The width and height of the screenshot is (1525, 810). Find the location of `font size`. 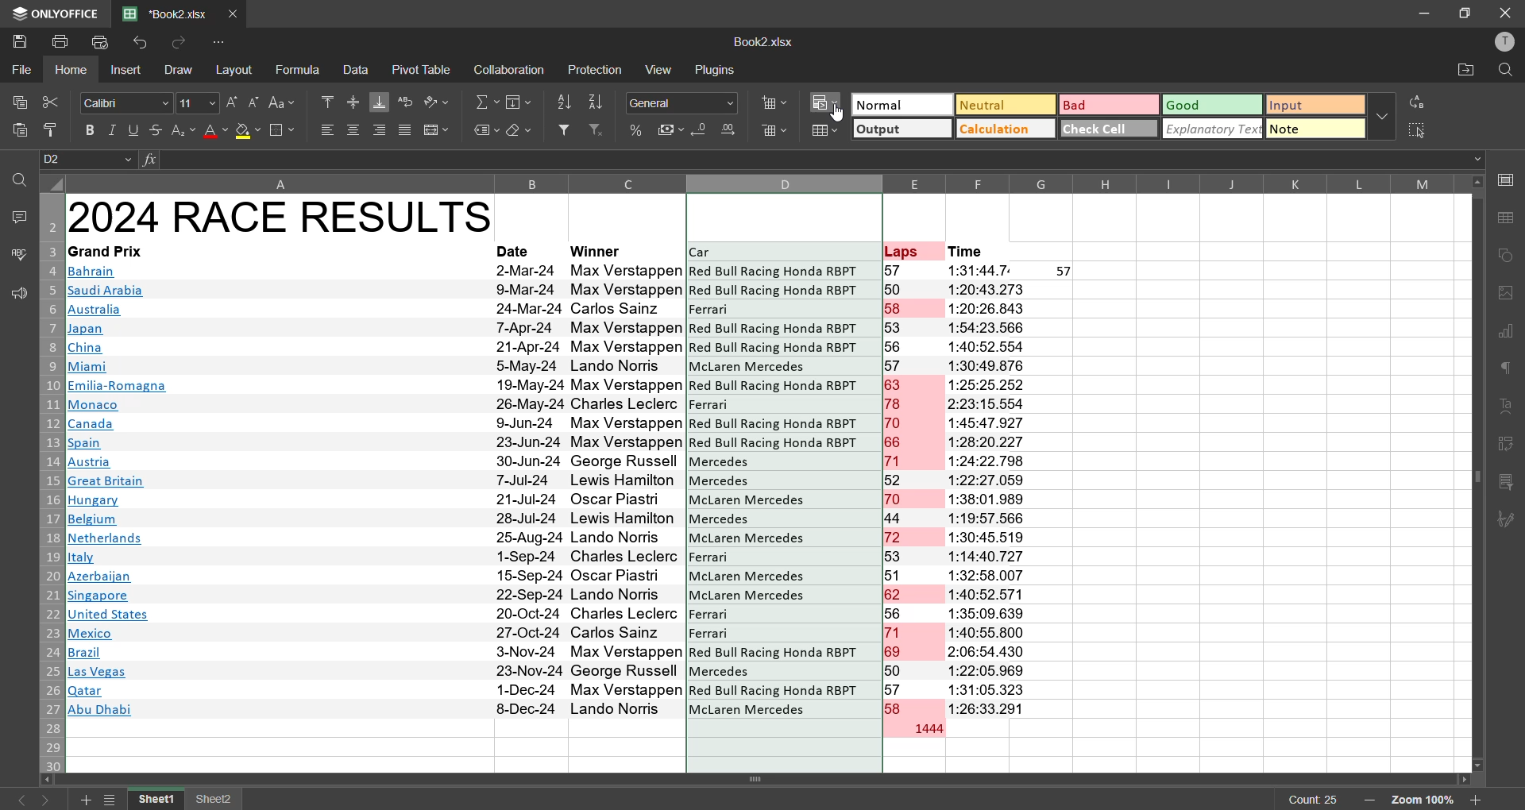

font size is located at coordinates (195, 102).